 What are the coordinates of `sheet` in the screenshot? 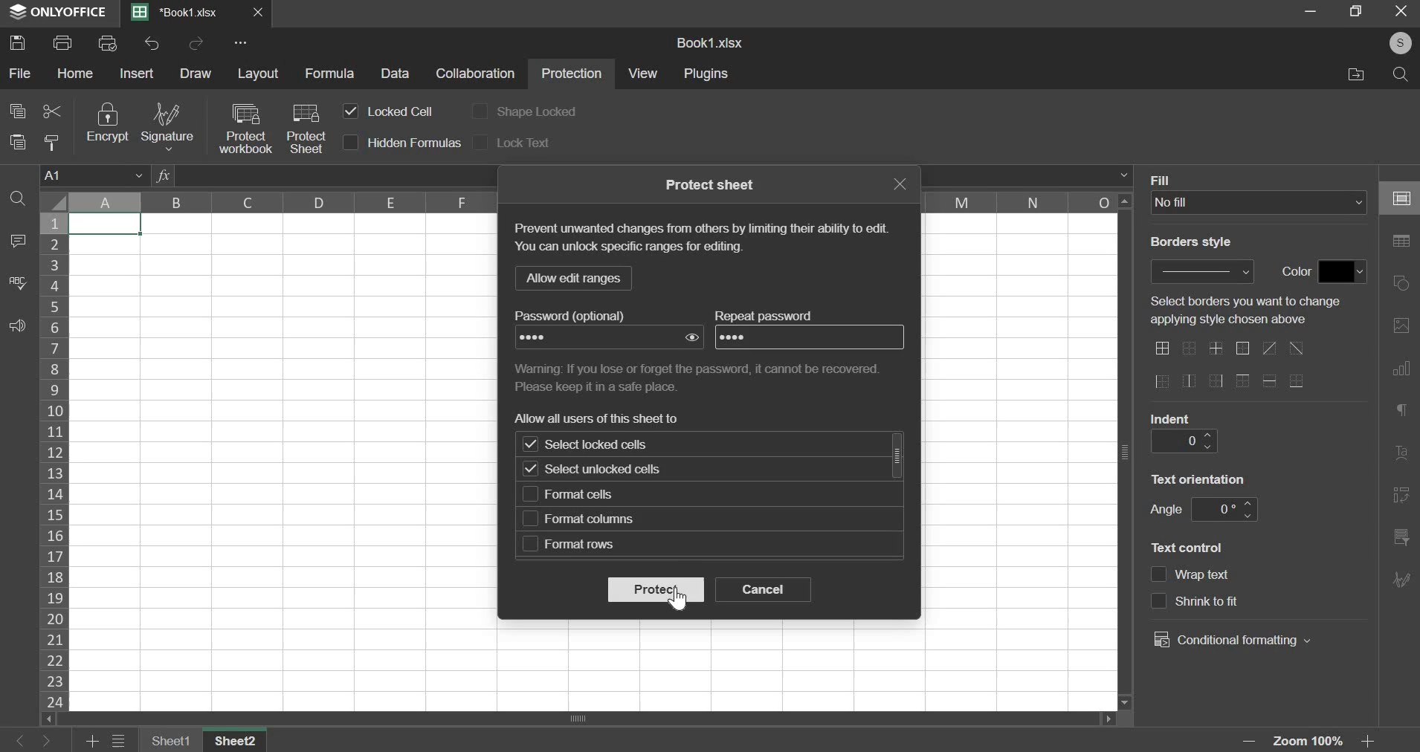 It's located at (239, 740).